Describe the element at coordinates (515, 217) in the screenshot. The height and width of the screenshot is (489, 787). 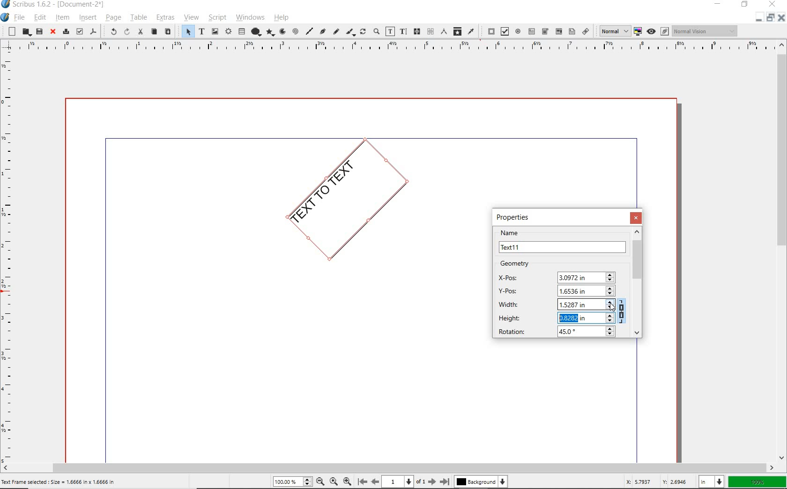
I see `PROPERTIES` at that location.